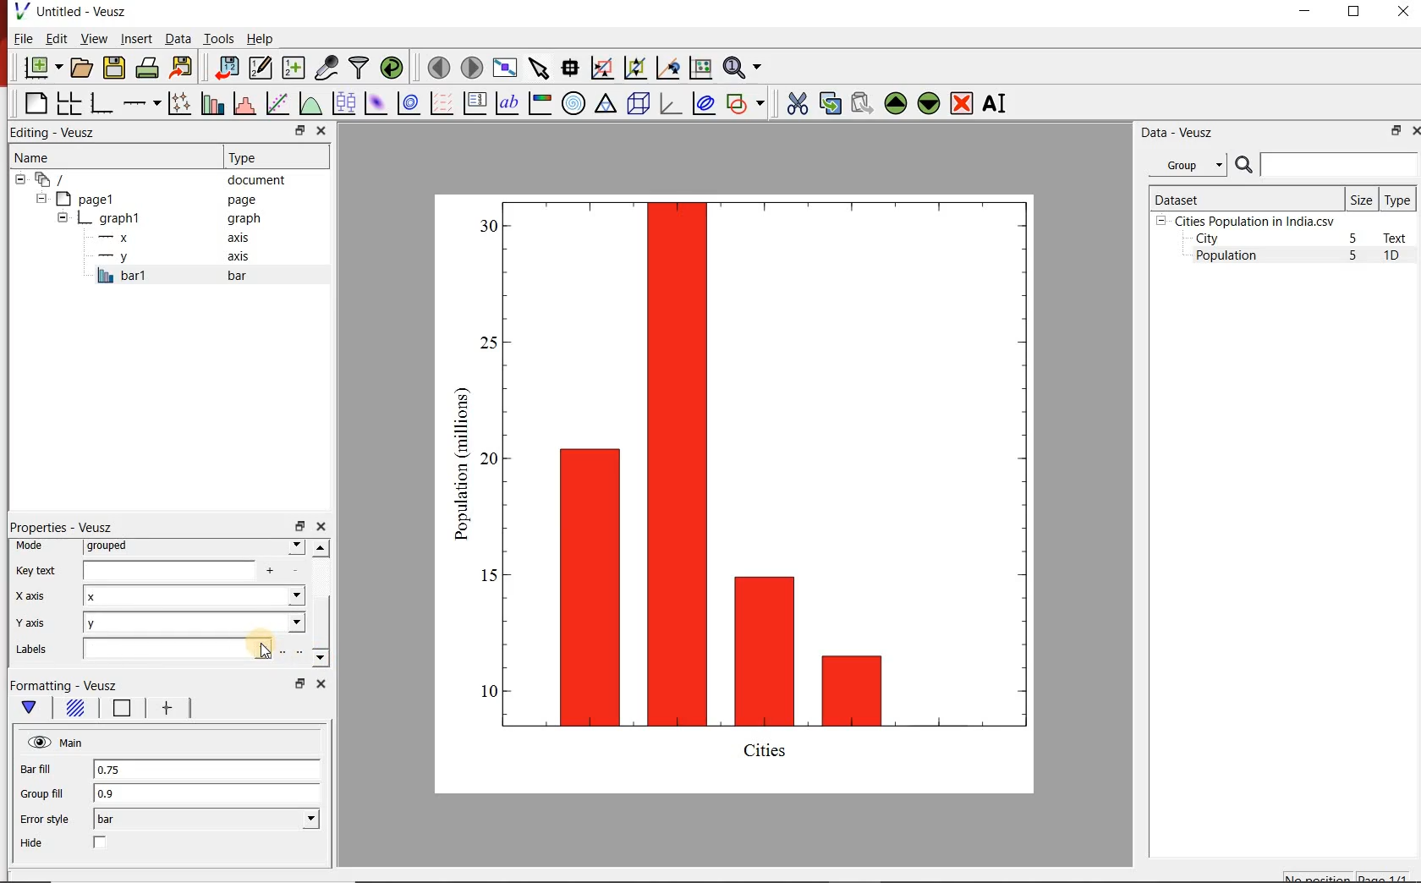 The height and width of the screenshot is (883, 1421). What do you see at coordinates (1253, 221) in the screenshot?
I see `Cities Population in India.csv` at bounding box center [1253, 221].